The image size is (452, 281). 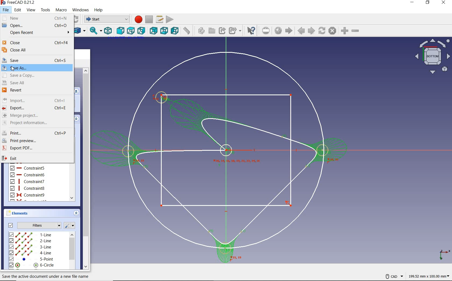 I want to click on close all, so click(x=36, y=50).